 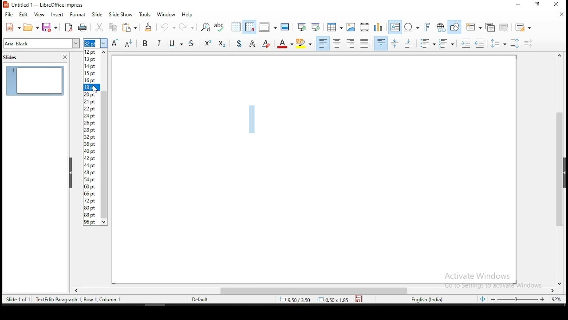 What do you see at coordinates (220, 27) in the screenshot?
I see `spell check` at bounding box center [220, 27].